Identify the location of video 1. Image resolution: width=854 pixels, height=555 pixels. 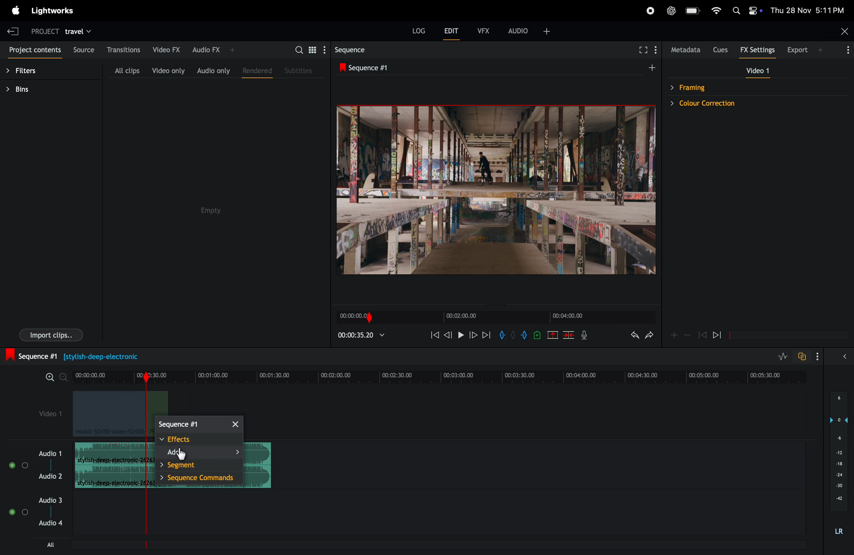
(51, 416).